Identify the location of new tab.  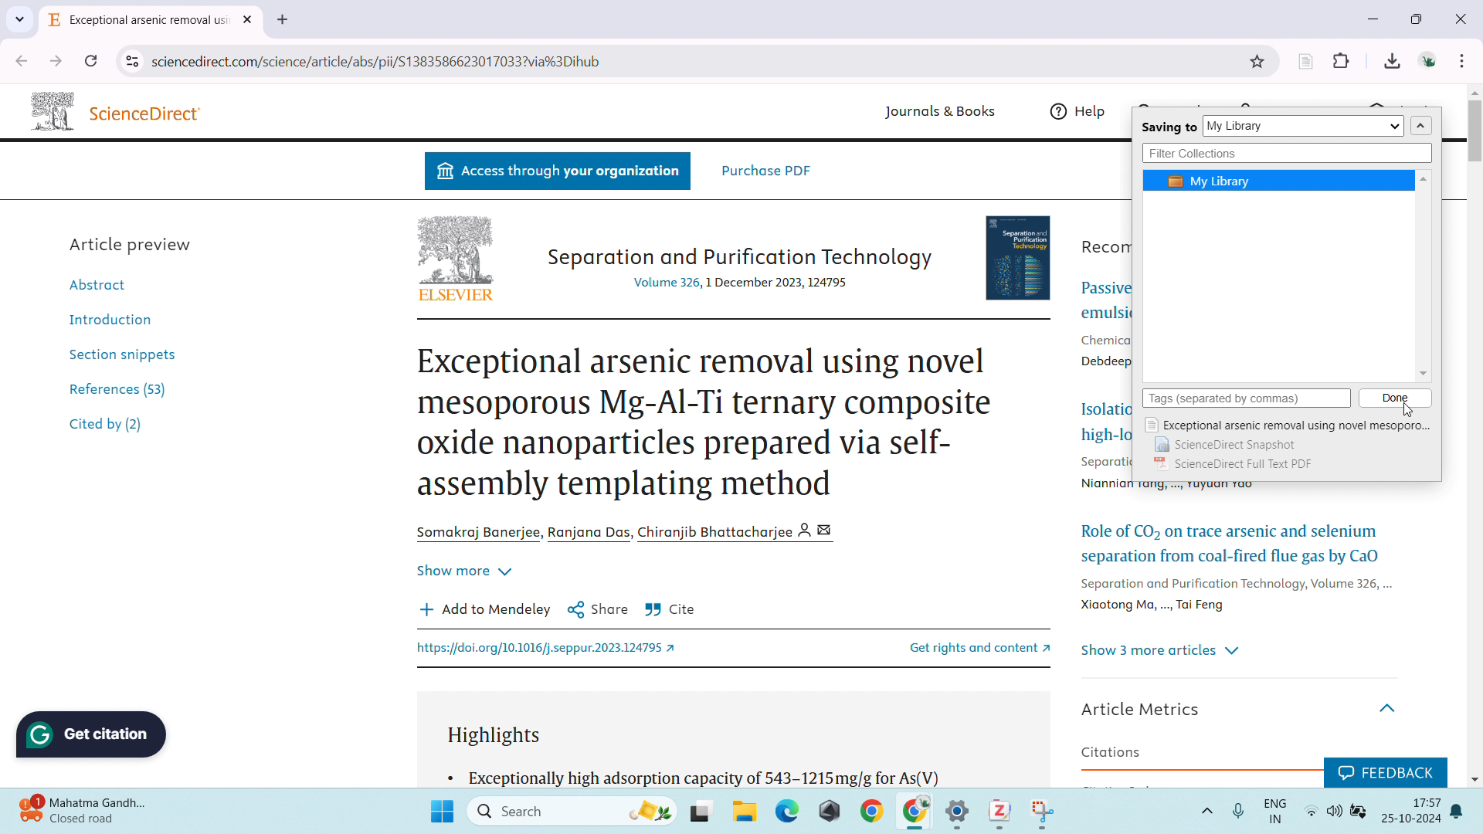
(283, 20).